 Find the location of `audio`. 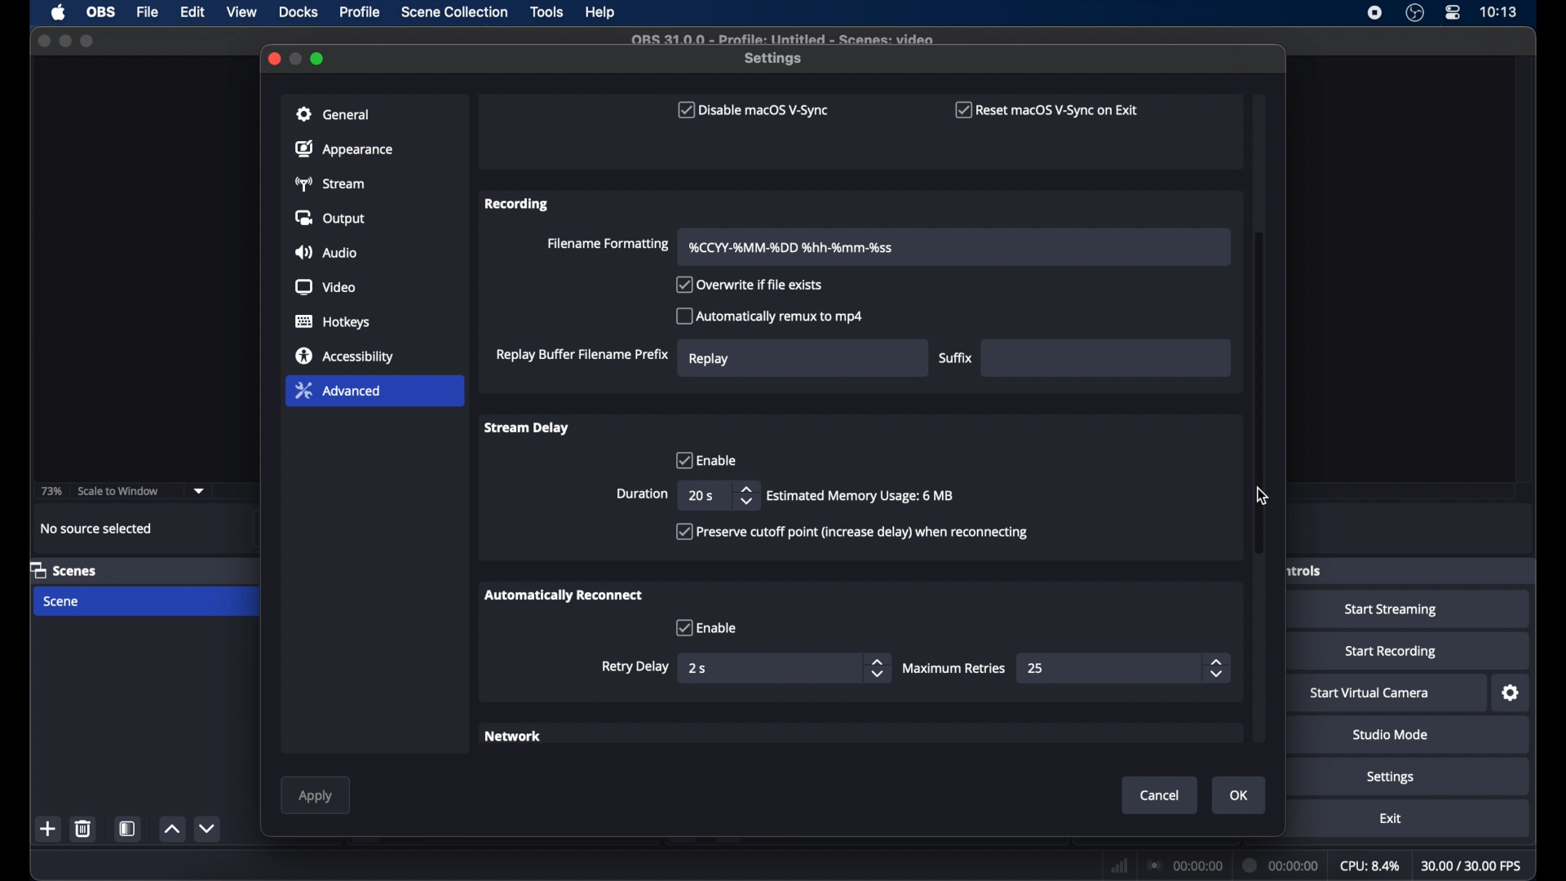

audio is located at coordinates (325, 254).